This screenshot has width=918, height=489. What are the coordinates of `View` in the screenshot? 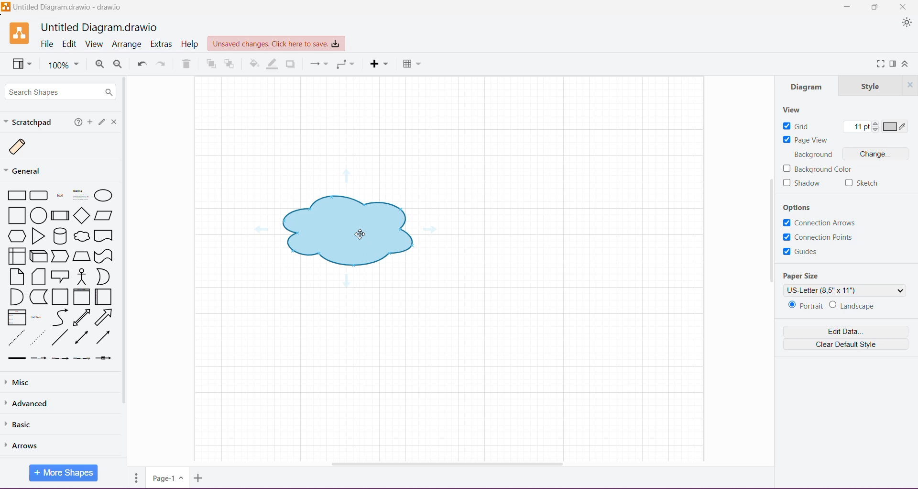 It's located at (23, 65).